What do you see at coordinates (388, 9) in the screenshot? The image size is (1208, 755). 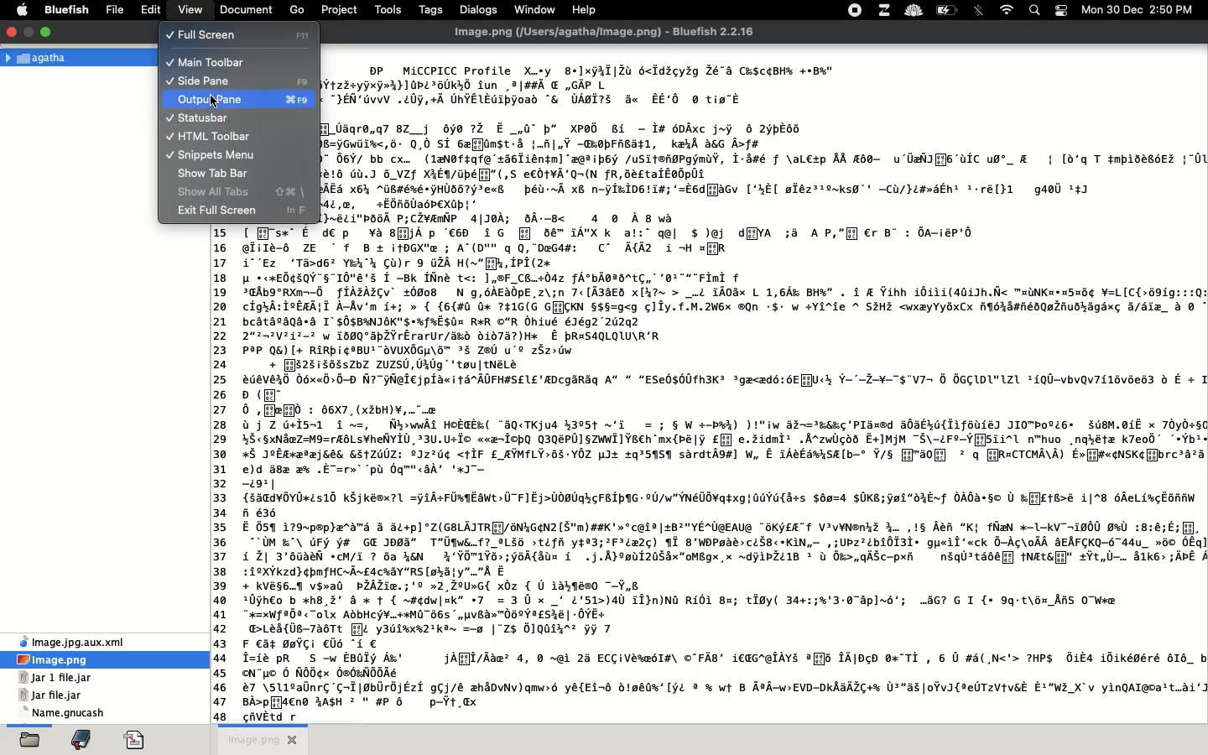 I see `tools` at bounding box center [388, 9].